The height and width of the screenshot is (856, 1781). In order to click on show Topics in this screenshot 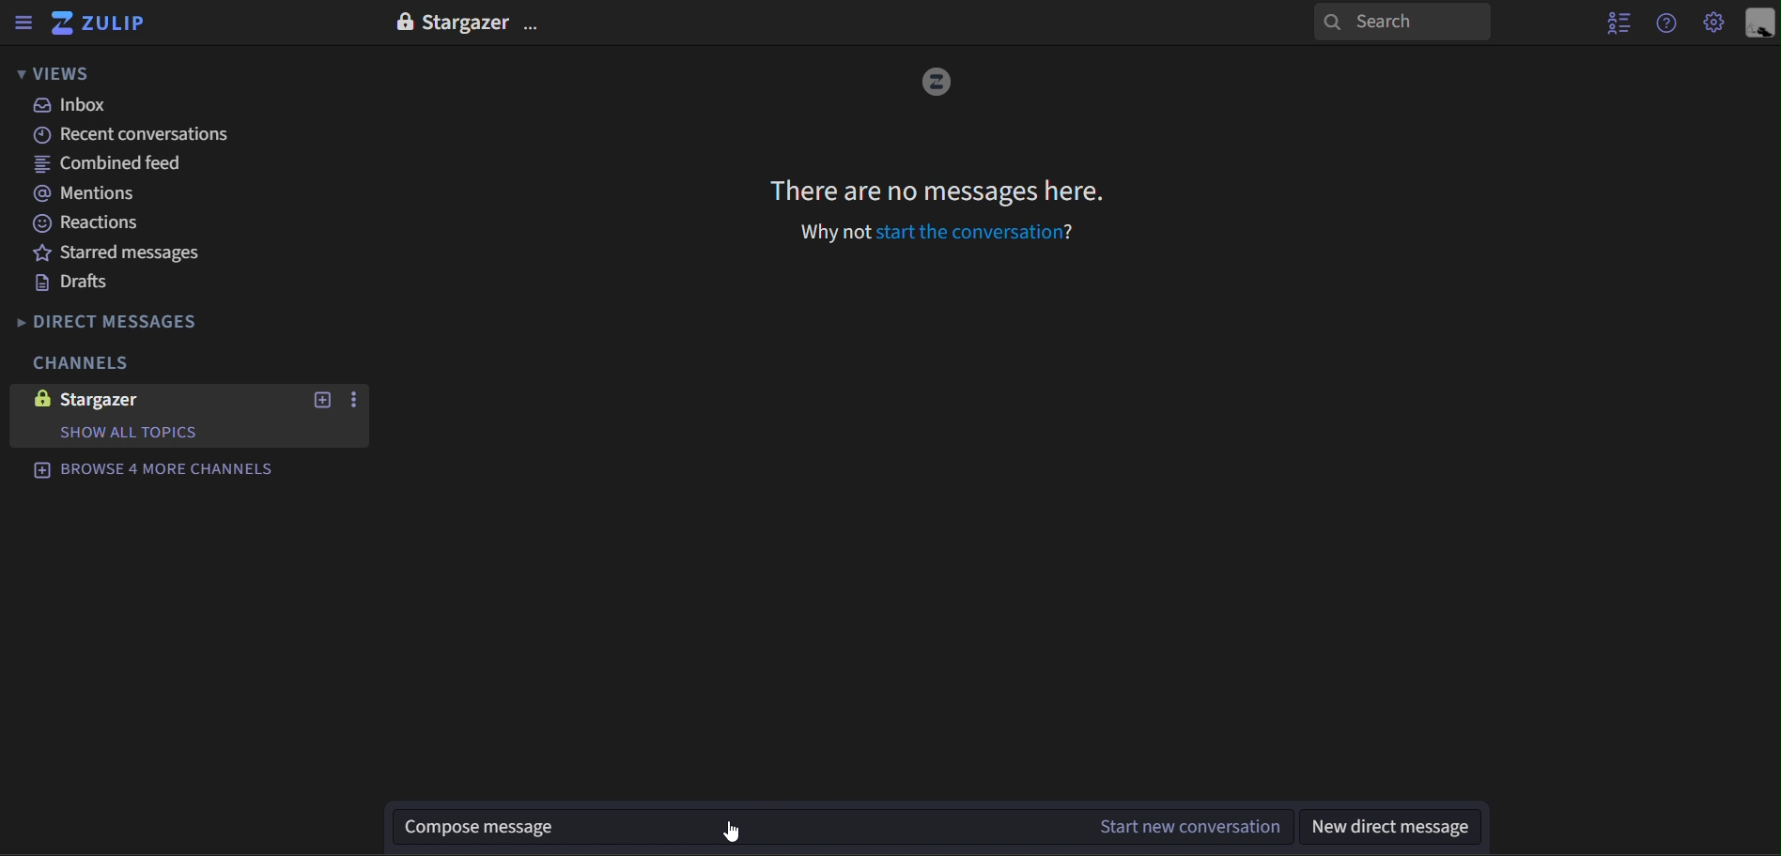, I will do `click(134, 433)`.